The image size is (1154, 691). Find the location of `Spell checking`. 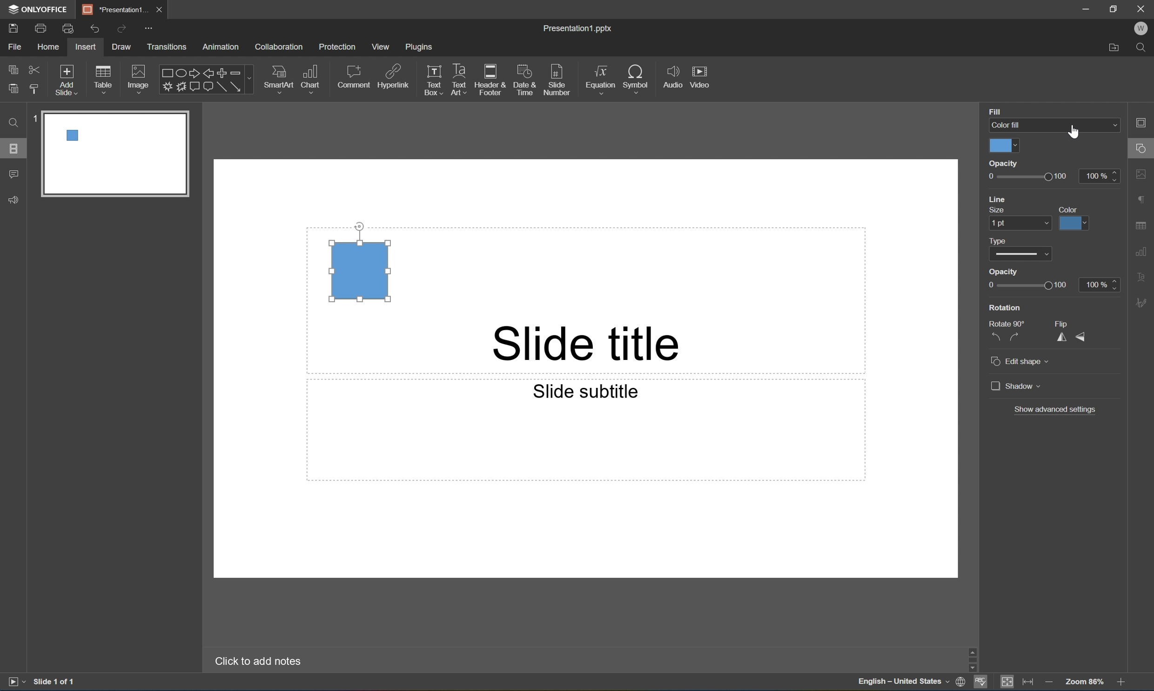

Spell checking is located at coordinates (980, 683).